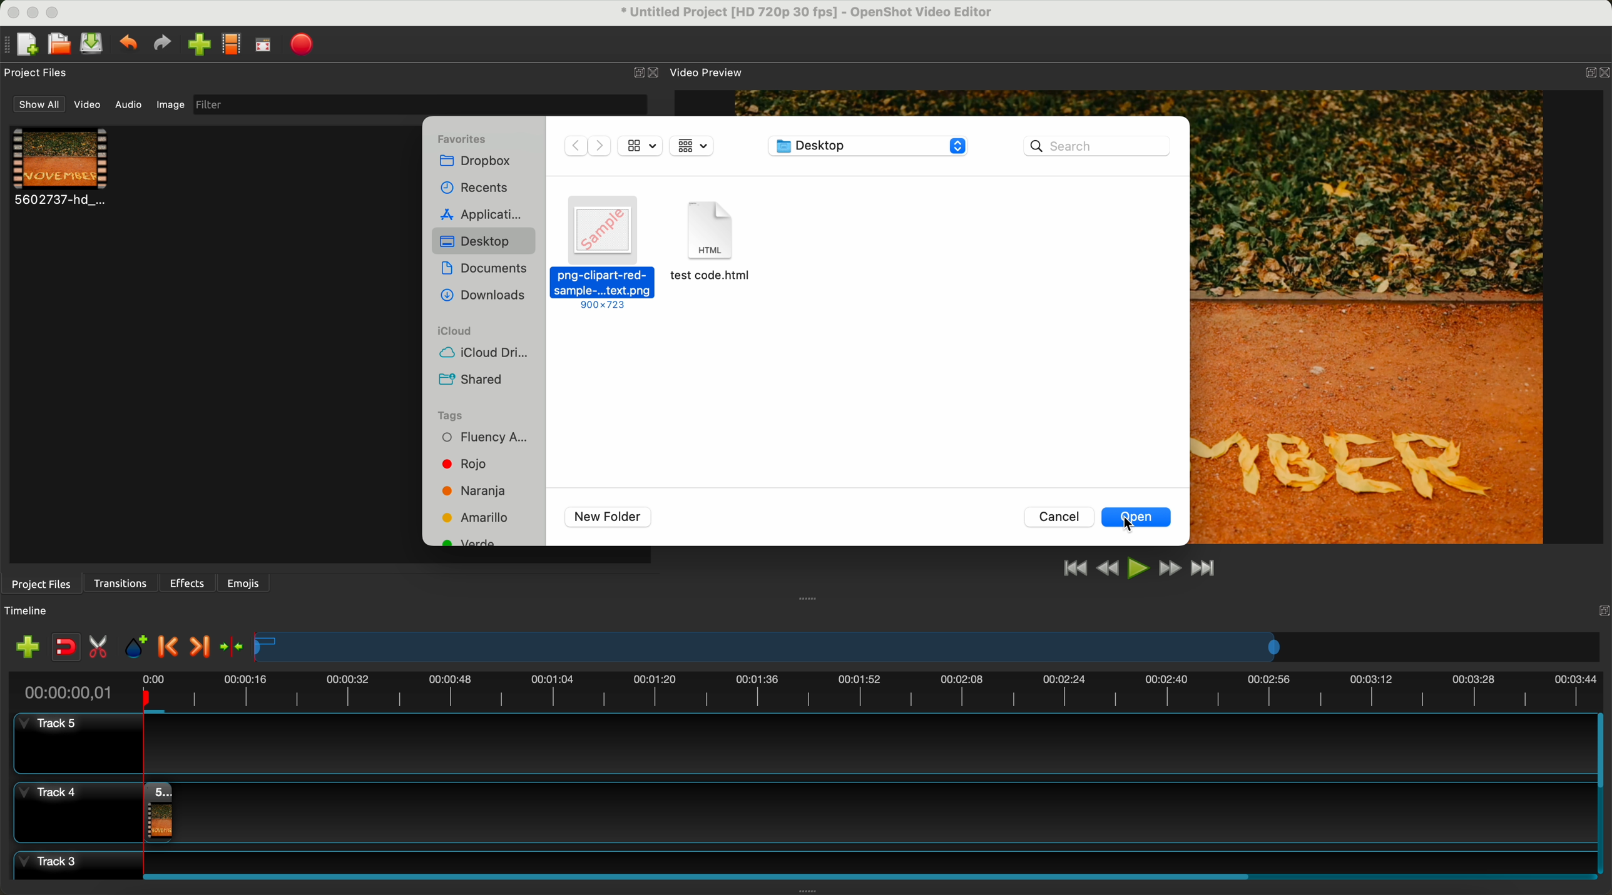 Image resolution: width=1612 pixels, height=895 pixels. What do you see at coordinates (474, 164) in the screenshot?
I see `dropbox` at bounding box center [474, 164].